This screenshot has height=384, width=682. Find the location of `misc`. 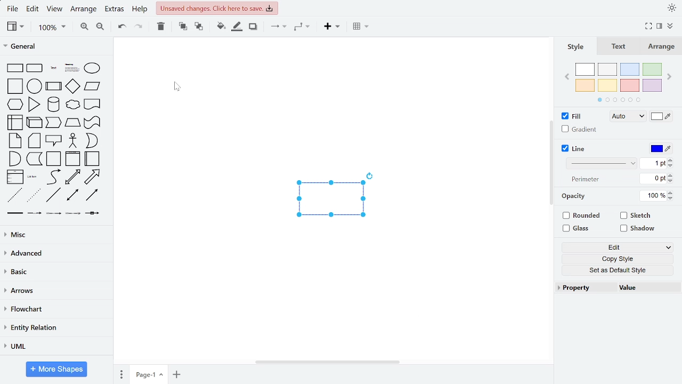

misc is located at coordinates (54, 234).